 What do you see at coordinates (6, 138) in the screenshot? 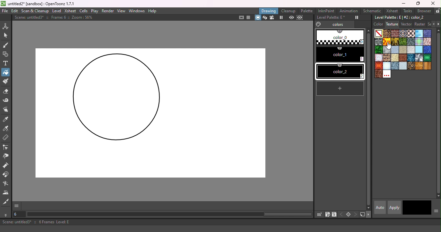
I see `Ruler tool` at bounding box center [6, 138].